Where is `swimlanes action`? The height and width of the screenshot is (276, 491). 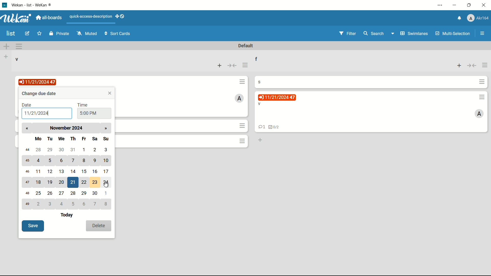
swimlanes action is located at coordinates (19, 46).